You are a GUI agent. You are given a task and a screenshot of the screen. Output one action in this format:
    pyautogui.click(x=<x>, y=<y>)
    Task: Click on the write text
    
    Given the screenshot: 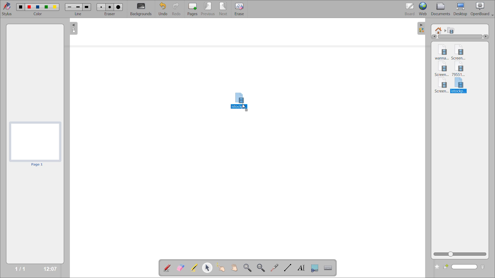 What is the action you would take?
    pyautogui.click(x=300, y=268)
    